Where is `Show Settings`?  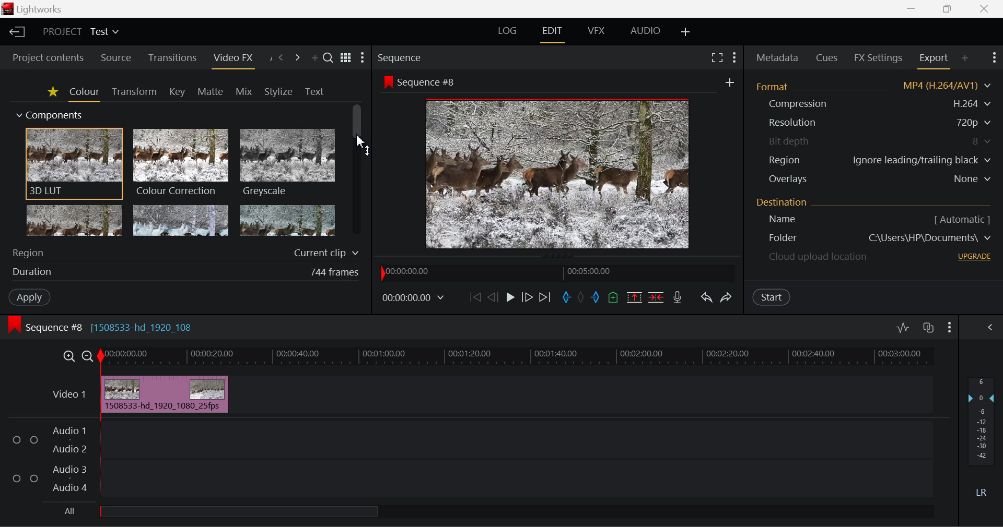
Show Settings is located at coordinates (950, 326).